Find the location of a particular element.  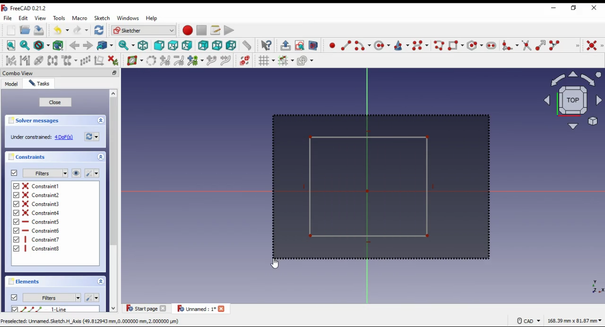

workbench selection is located at coordinates (144, 30).